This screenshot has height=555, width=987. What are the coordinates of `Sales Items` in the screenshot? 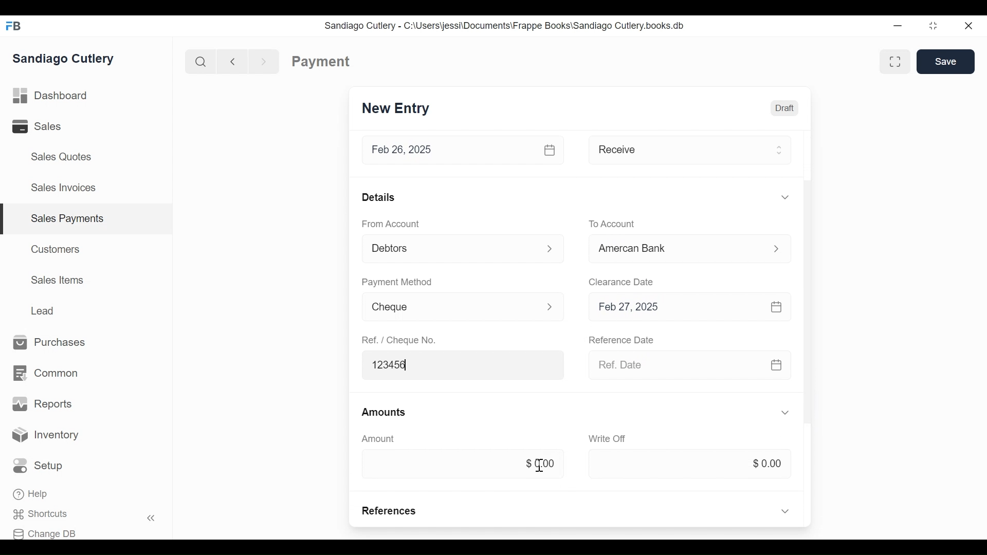 It's located at (58, 280).